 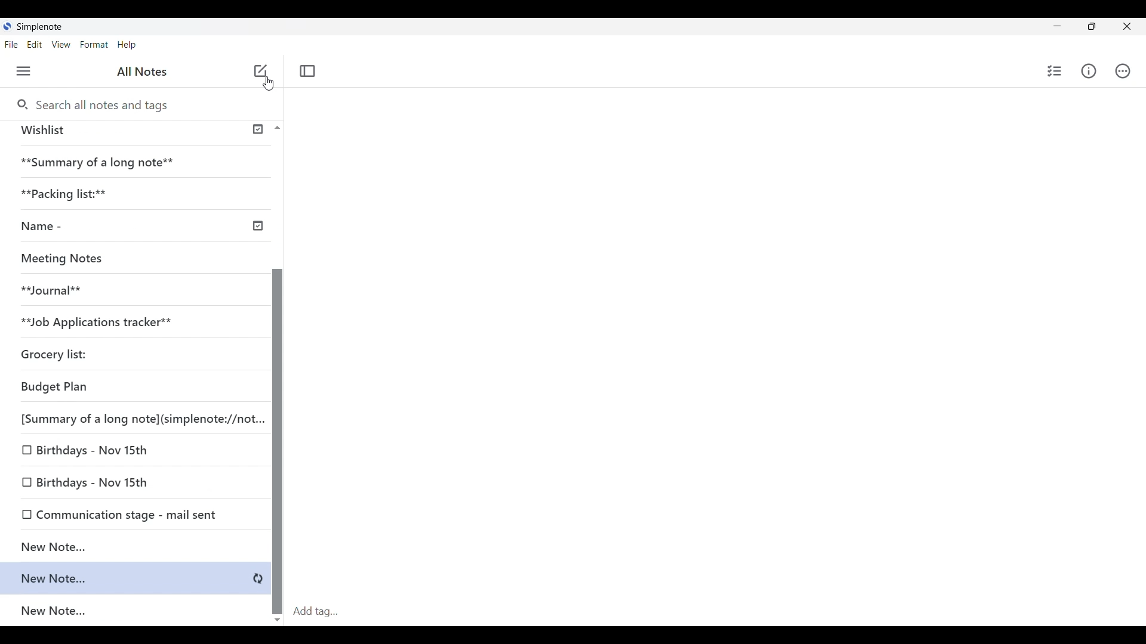 I want to click on Help, so click(x=128, y=45).